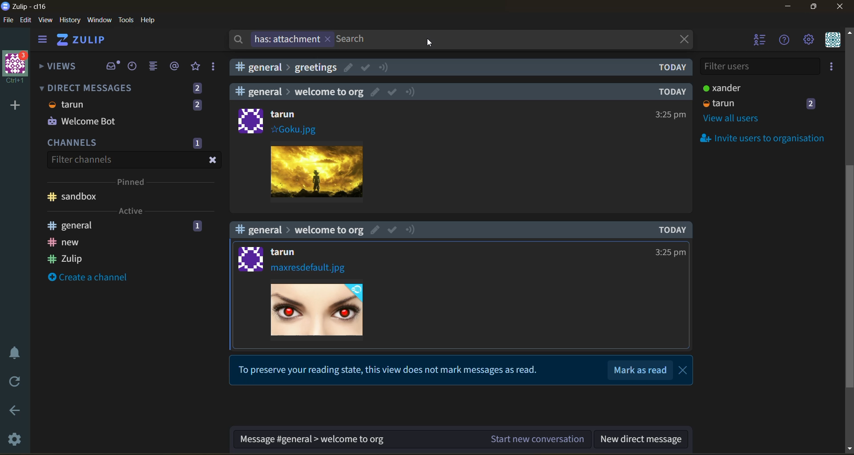 The width and height of the screenshot is (854, 455). I want to click on Zulip-cl16, so click(26, 6).